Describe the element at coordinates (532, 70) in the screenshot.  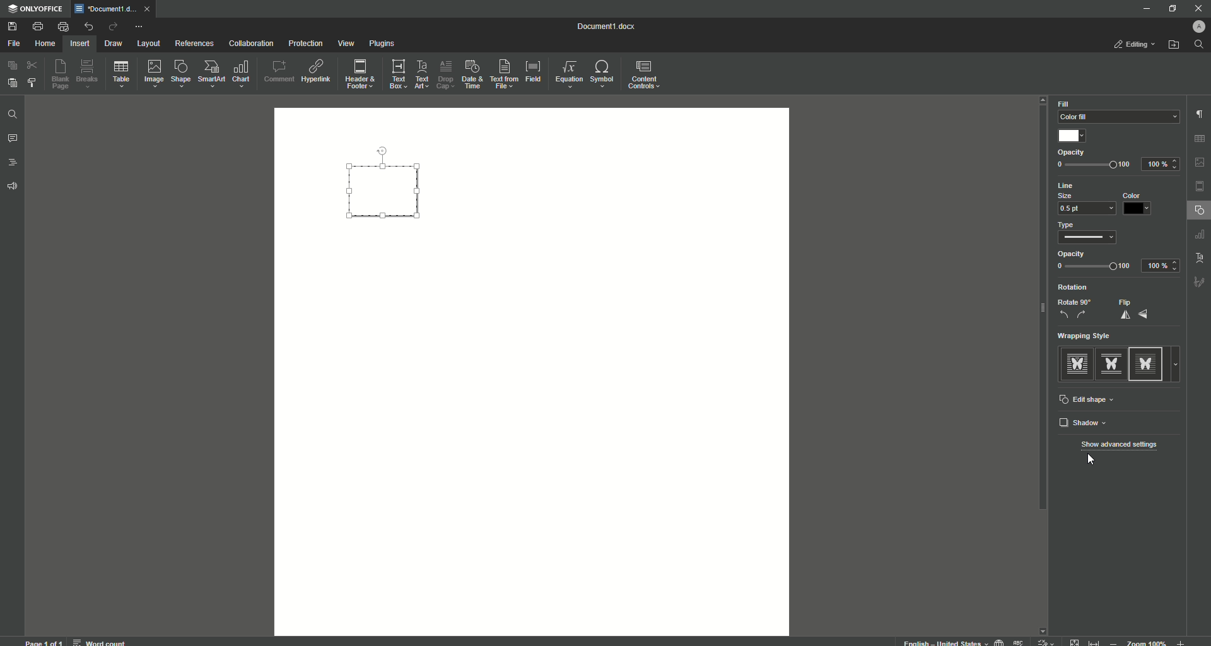
I see `Field` at that location.